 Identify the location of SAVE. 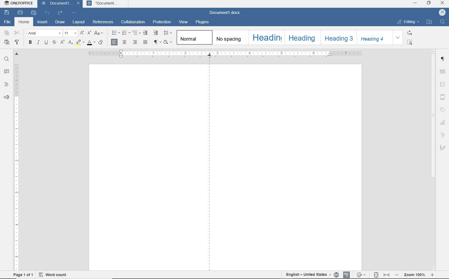
(7, 13).